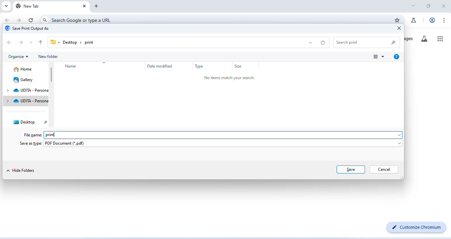  Describe the element at coordinates (45, 20) in the screenshot. I see `search icon` at that location.